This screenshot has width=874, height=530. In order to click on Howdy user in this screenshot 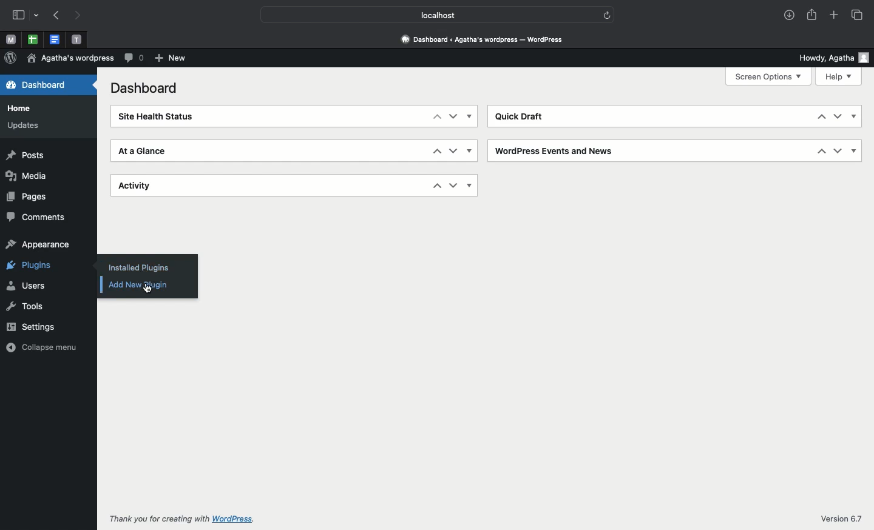, I will do `click(833, 56)`.